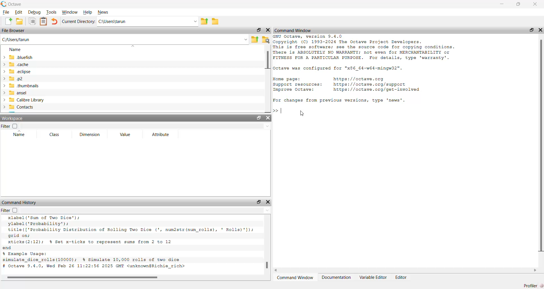 Image resolution: width=544 pixels, height=289 pixels. What do you see at coordinates (269, 201) in the screenshot?
I see `Close` at bounding box center [269, 201].